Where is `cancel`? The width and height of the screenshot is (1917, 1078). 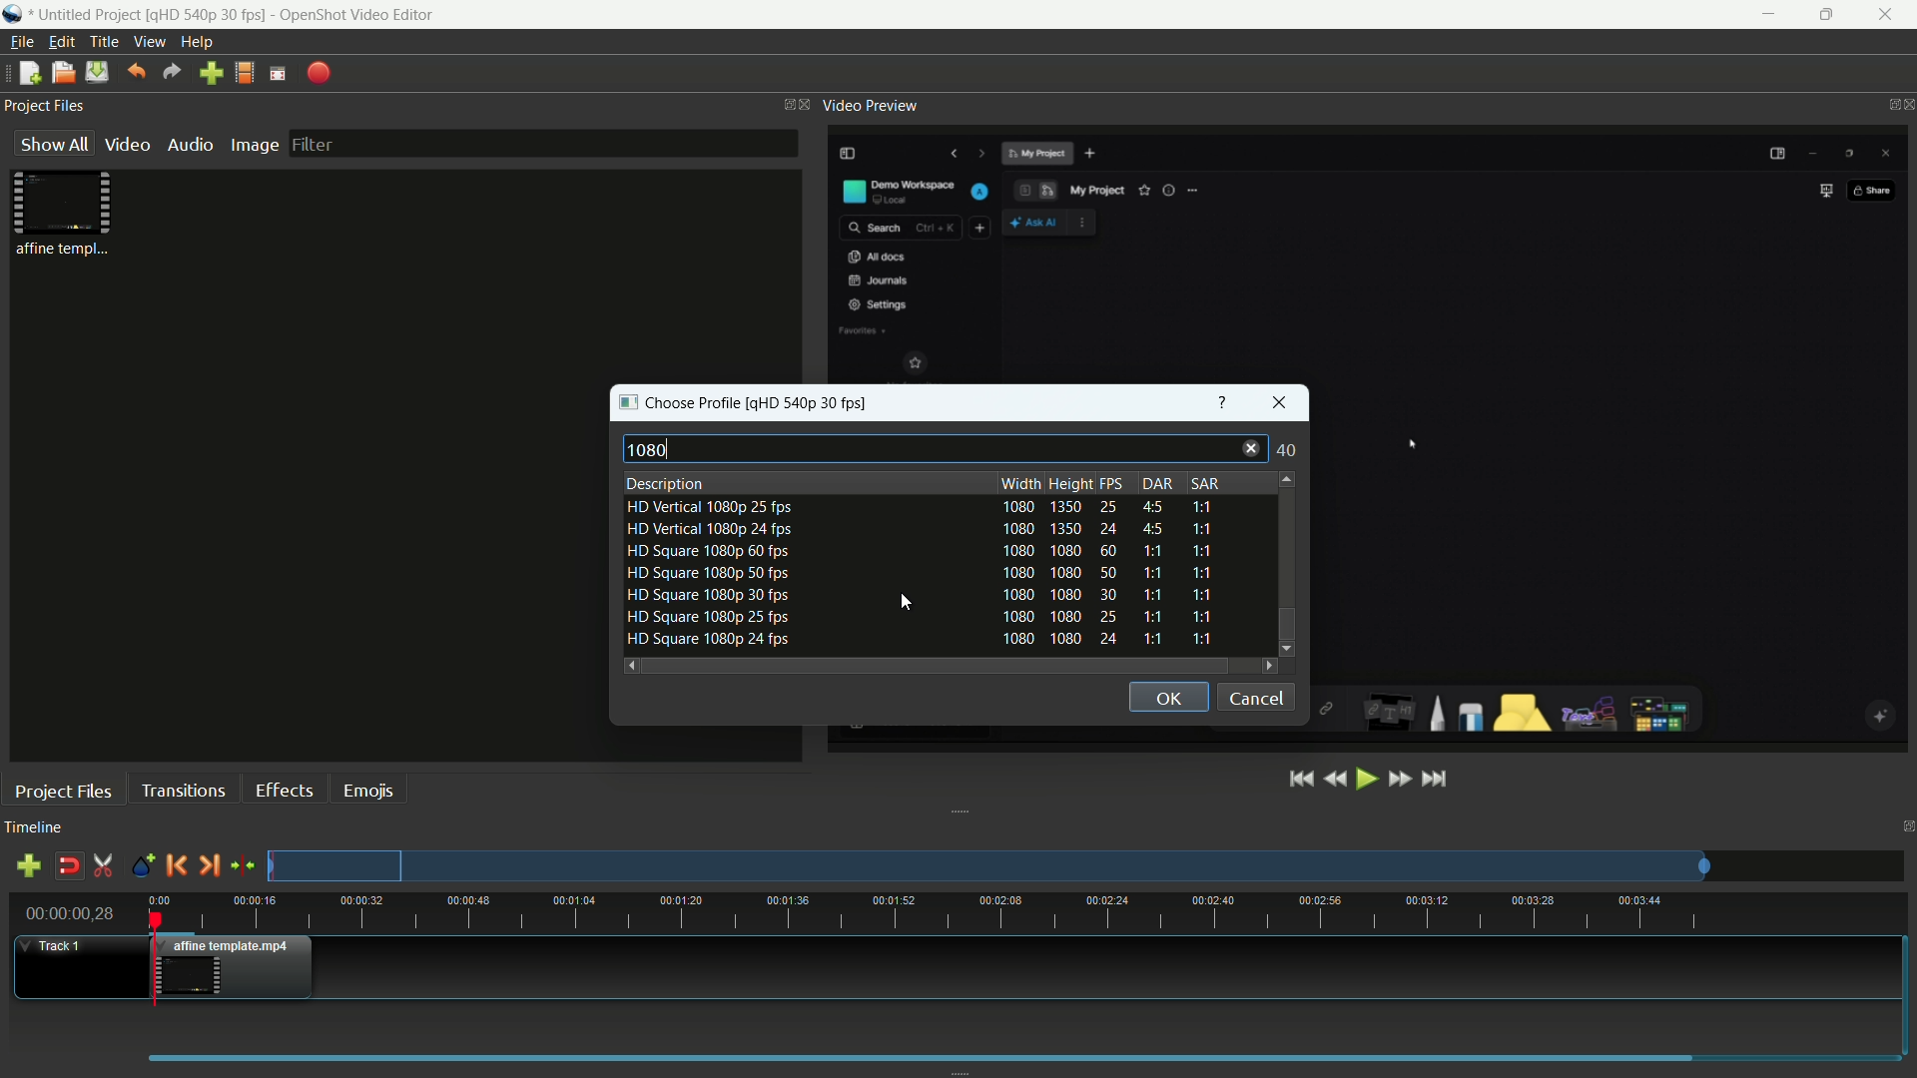 cancel is located at coordinates (1256, 699).